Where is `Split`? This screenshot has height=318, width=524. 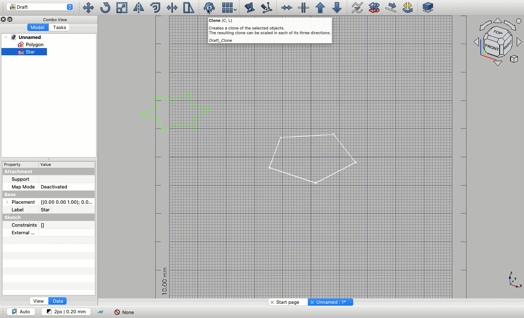
Split is located at coordinates (303, 8).